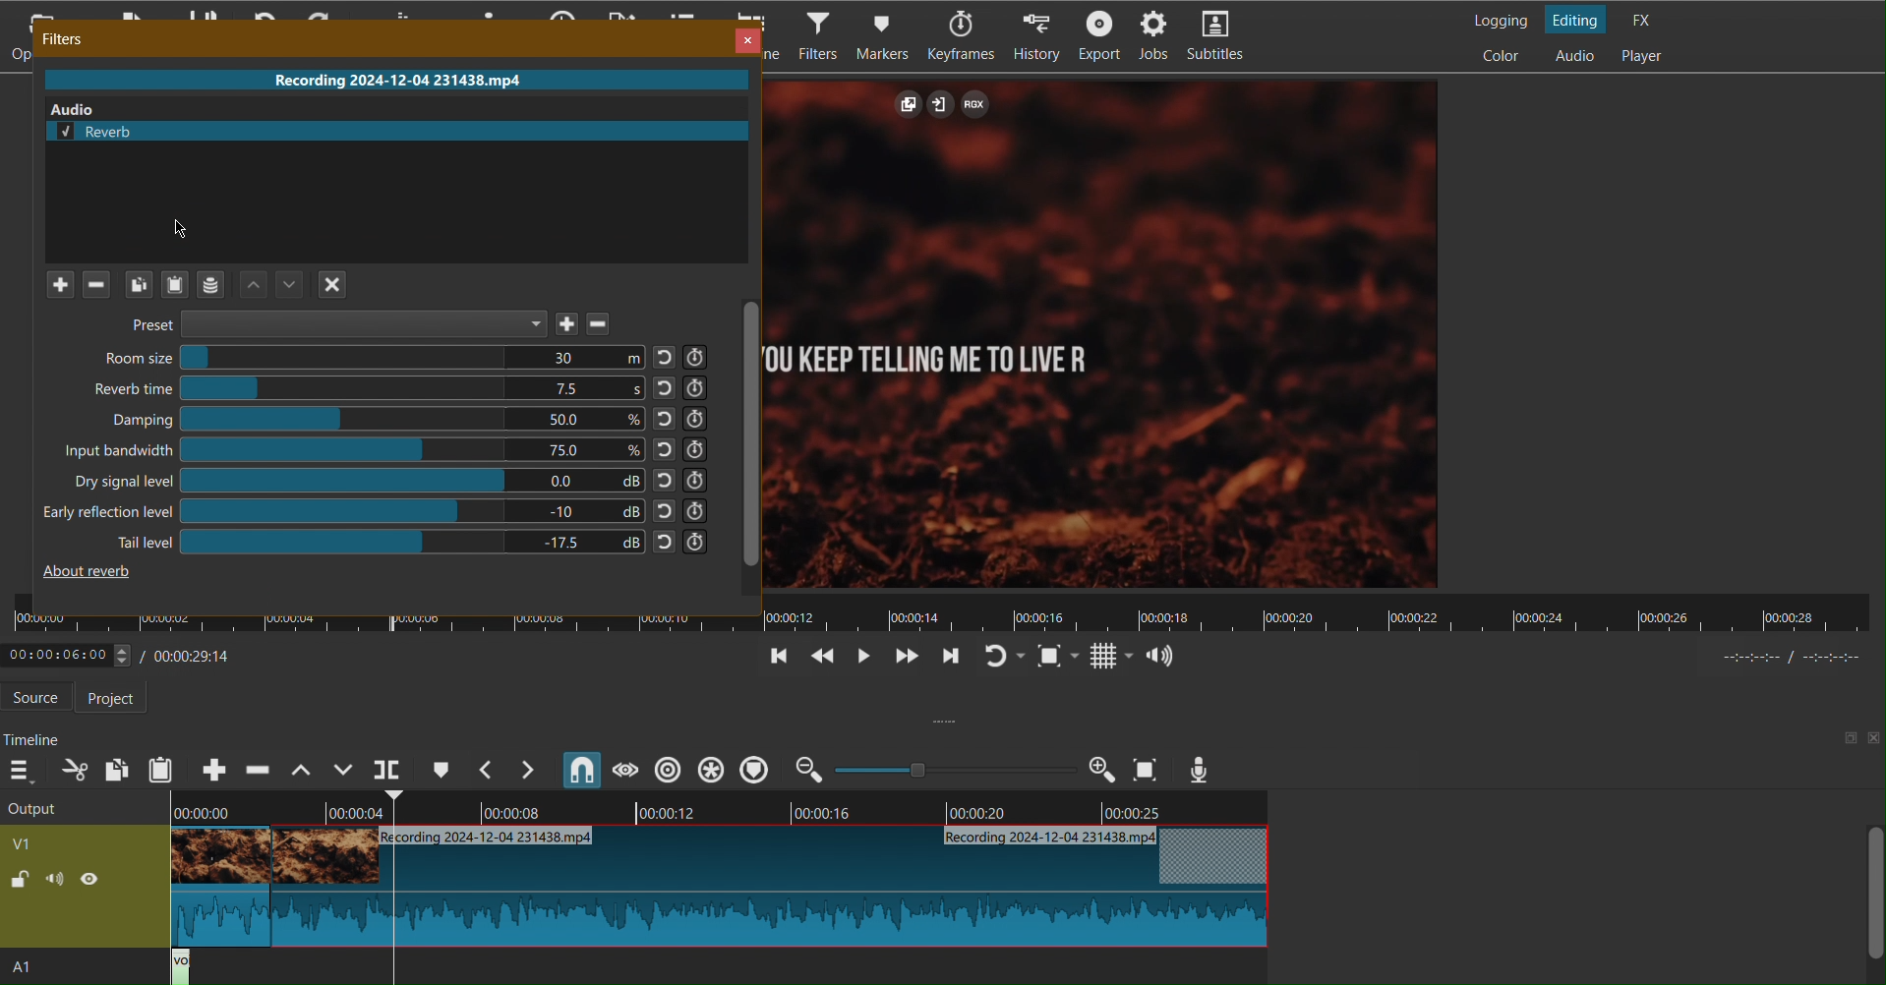 The image size is (1886, 985). I want to click on Editing, so click(1579, 19).